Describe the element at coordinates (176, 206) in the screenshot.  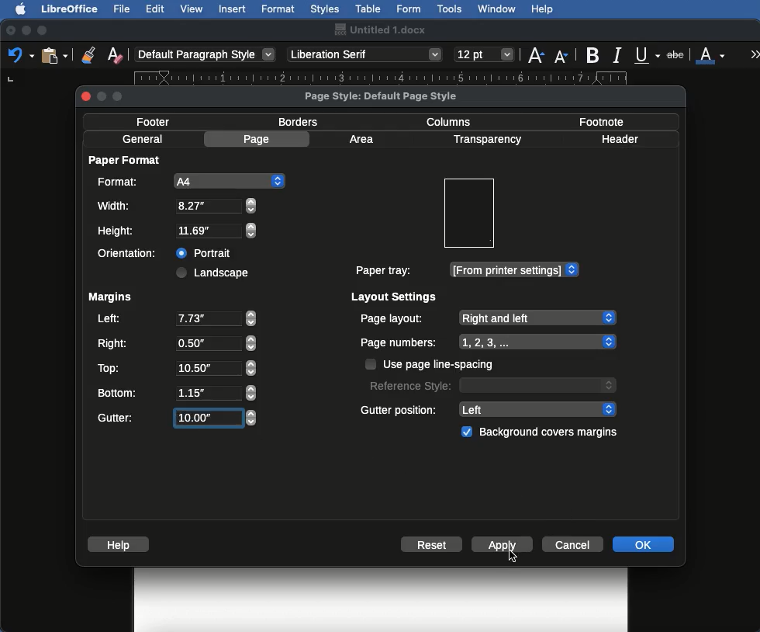
I see `Width` at that location.